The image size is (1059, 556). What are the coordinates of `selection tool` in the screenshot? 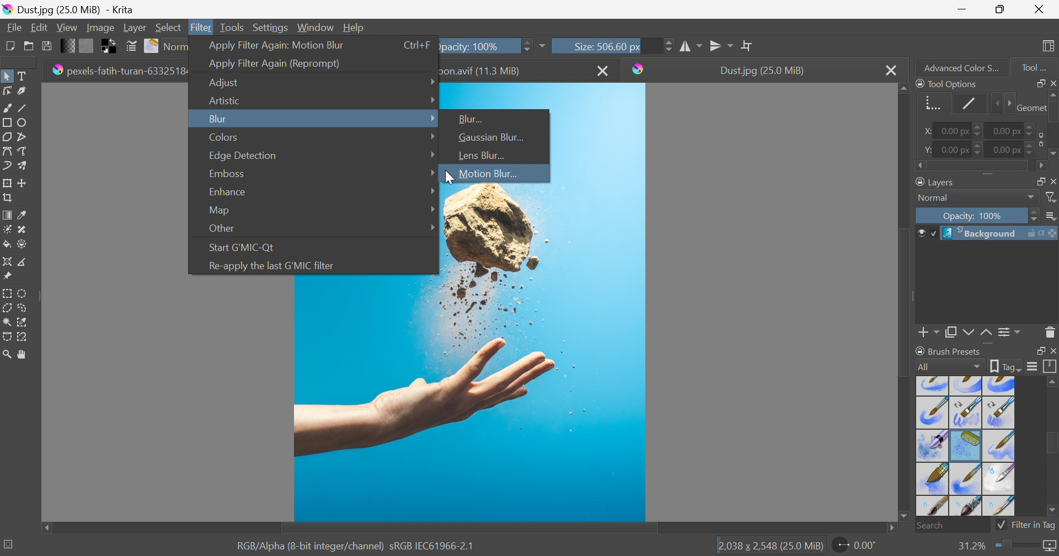 It's located at (7, 338).